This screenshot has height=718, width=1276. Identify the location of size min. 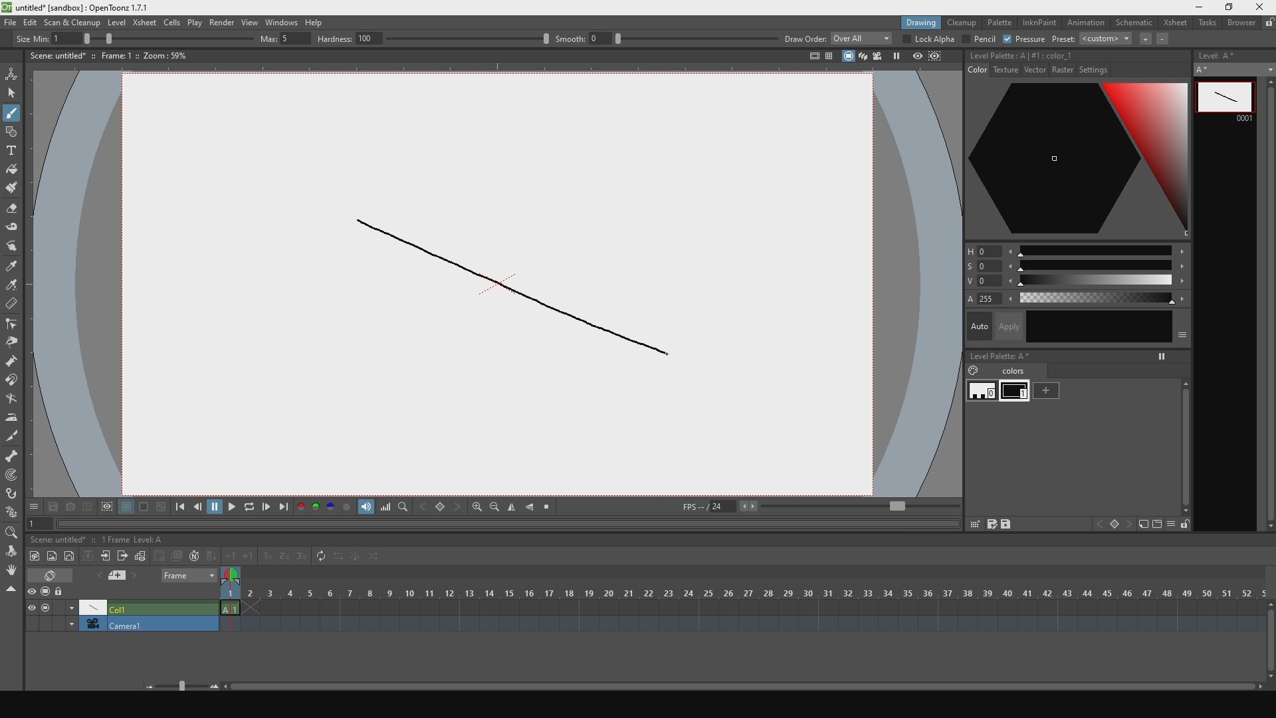
(51, 38).